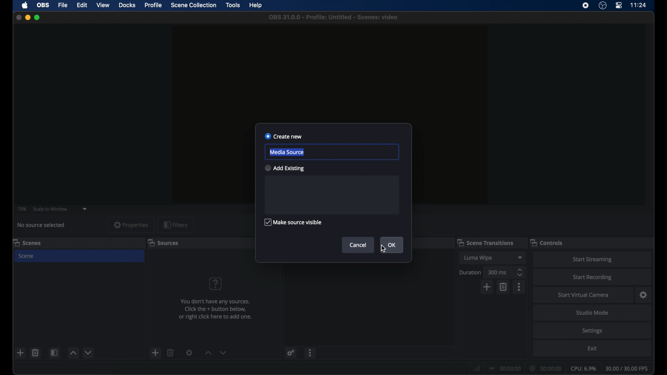 The width and height of the screenshot is (667, 375). Describe the element at coordinates (520, 273) in the screenshot. I see `stepper buttons` at that location.